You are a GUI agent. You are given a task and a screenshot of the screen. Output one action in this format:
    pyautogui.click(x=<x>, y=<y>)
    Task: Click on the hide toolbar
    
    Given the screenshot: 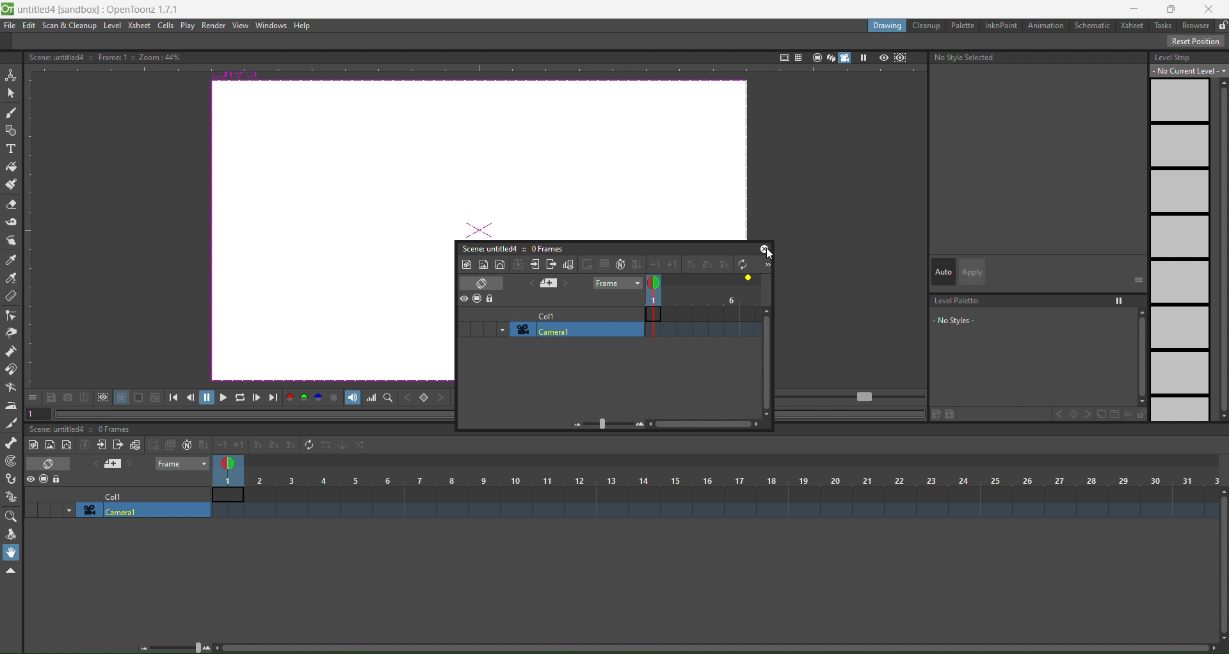 What is the action you would take?
    pyautogui.click(x=10, y=571)
    